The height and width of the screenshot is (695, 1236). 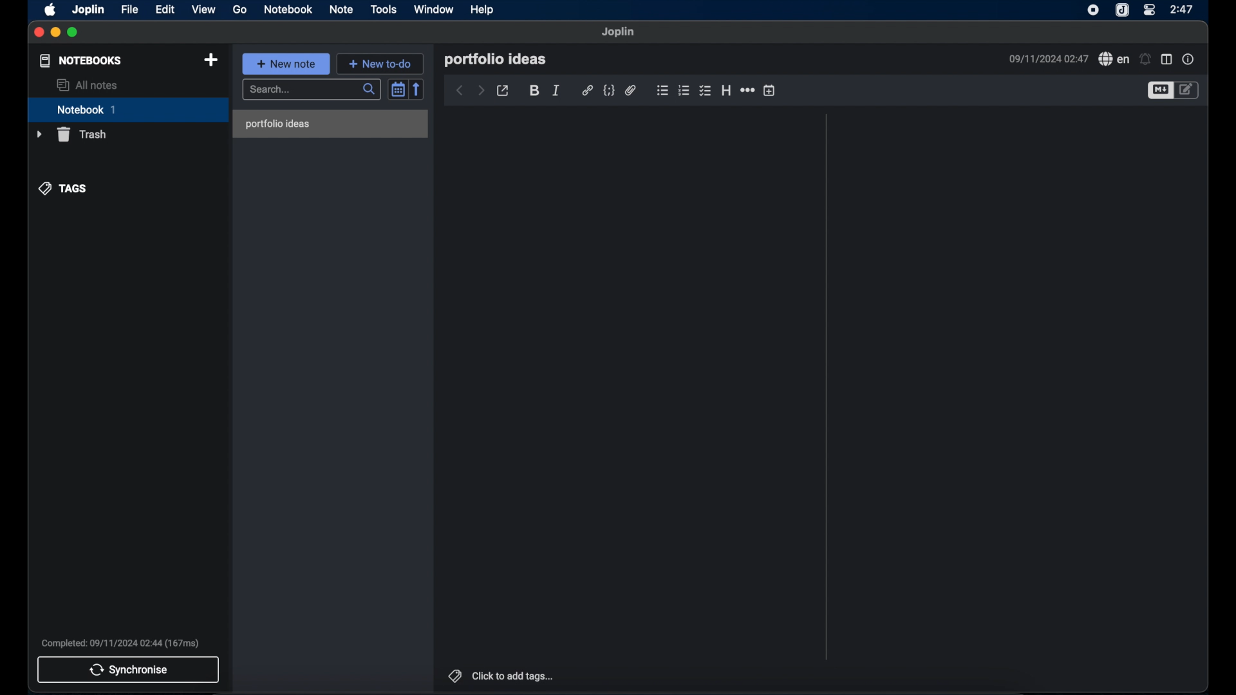 What do you see at coordinates (495, 60) in the screenshot?
I see `portfolio ideas` at bounding box center [495, 60].